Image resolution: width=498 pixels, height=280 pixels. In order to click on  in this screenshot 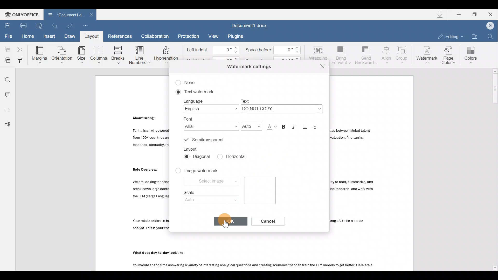, I will do `click(253, 265)`.